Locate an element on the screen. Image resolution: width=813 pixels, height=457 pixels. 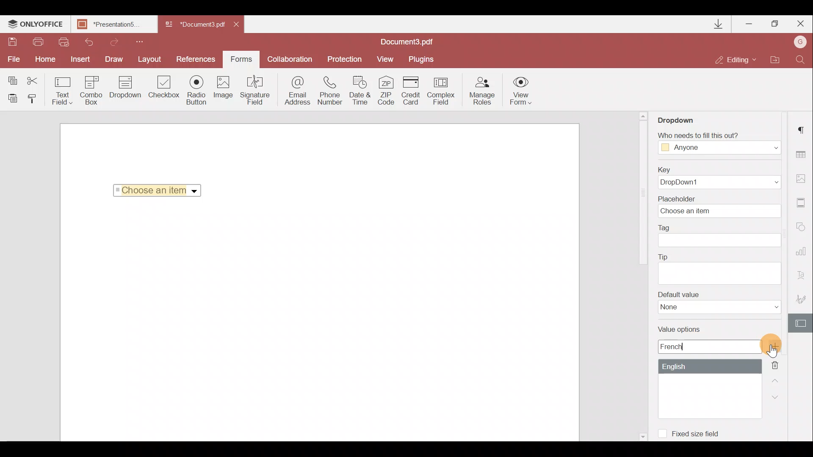
Open file location is located at coordinates (774, 61).